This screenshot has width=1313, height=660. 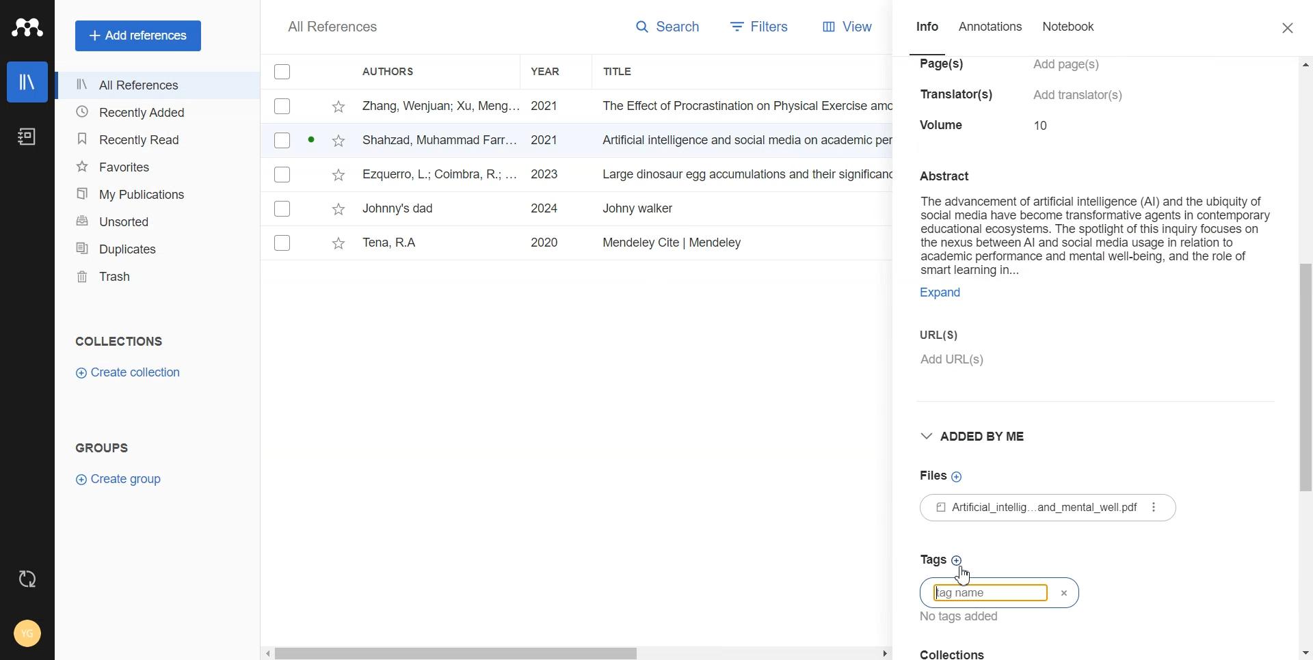 I want to click on File, so click(x=574, y=244).